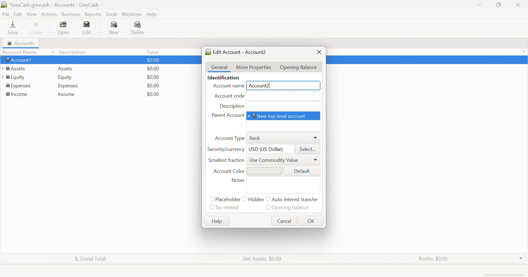  What do you see at coordinates (64, 69) in the screenshot?
I see `Assets` at bounding box center [64, 69].